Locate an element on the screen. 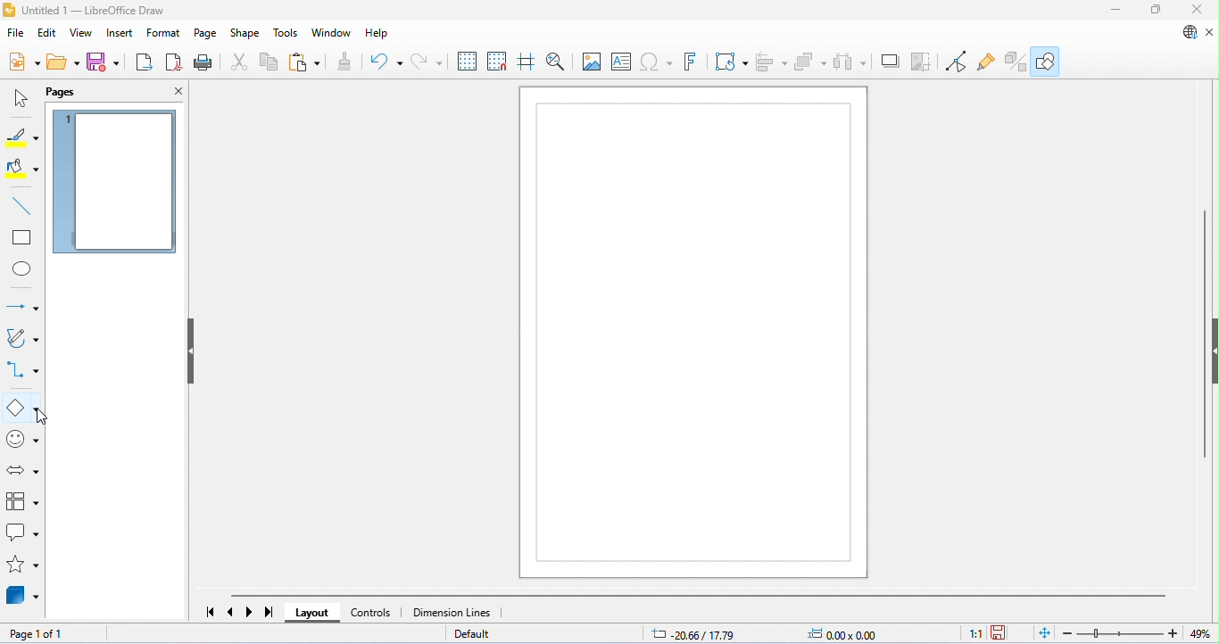  next page is located at coordinates (248, 612).